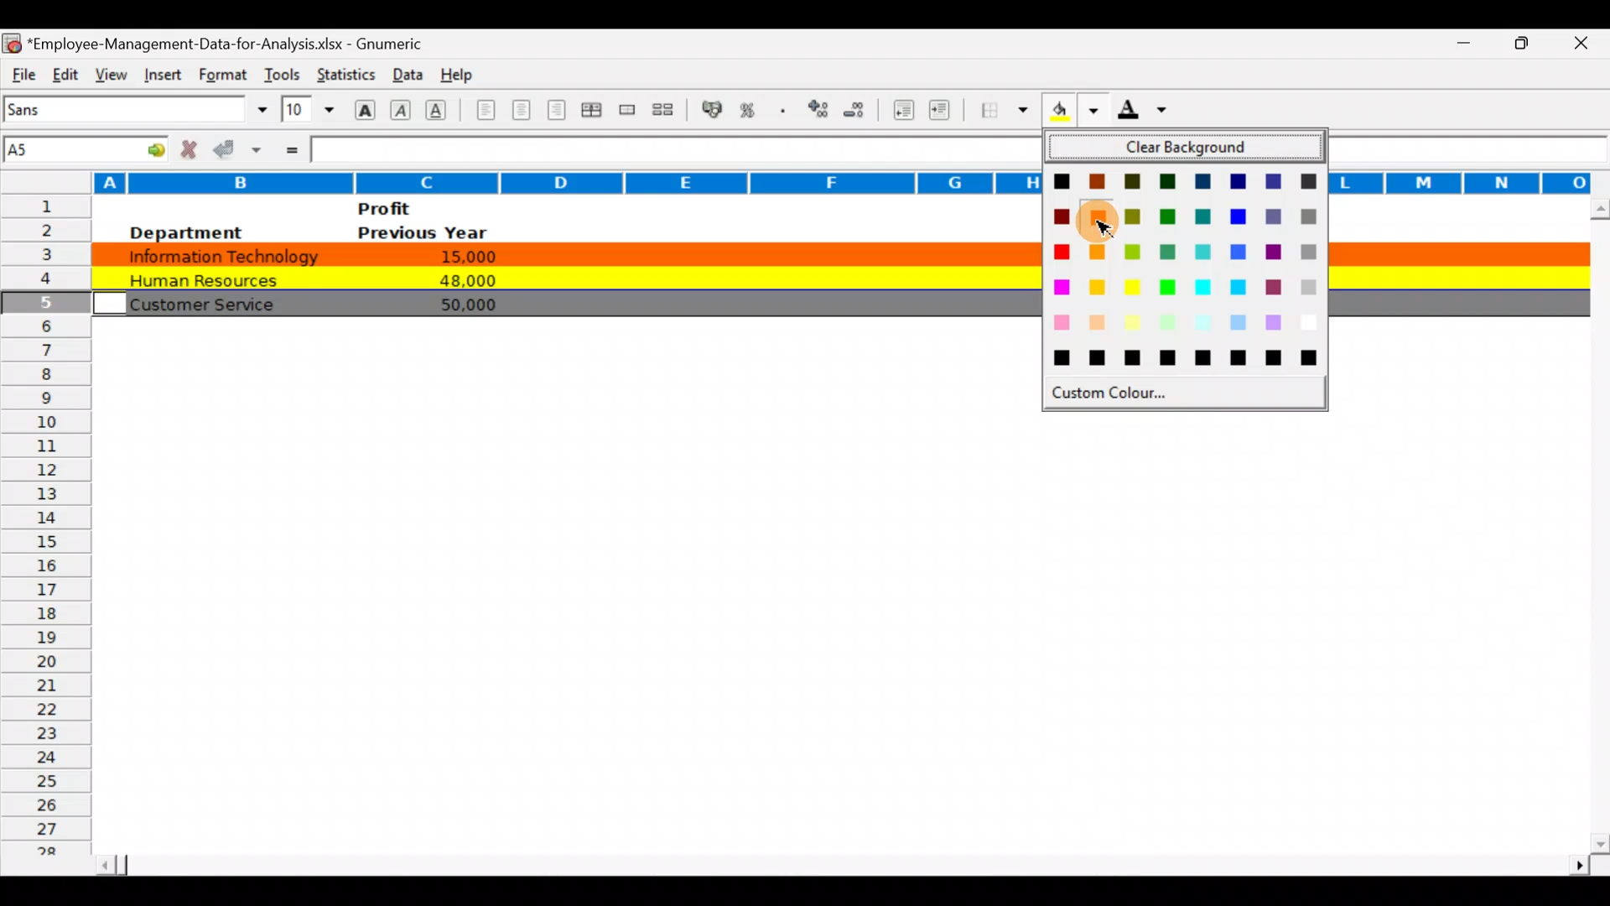  Describe the element at coordinates (861, 109) in the screenshot. I see `Decrease decimals` at that location.